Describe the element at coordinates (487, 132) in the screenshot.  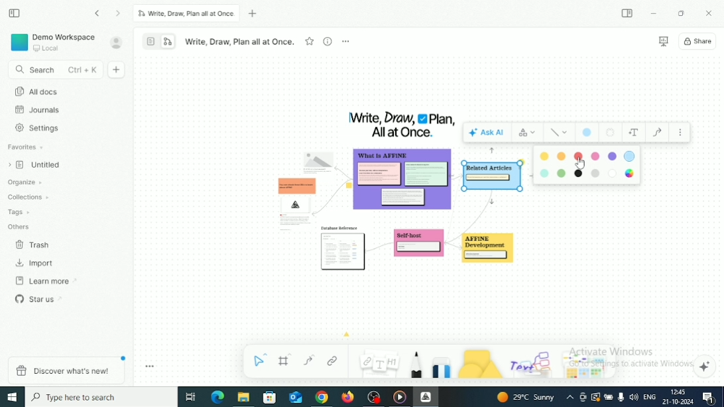
I see `Ask AI` at that location.